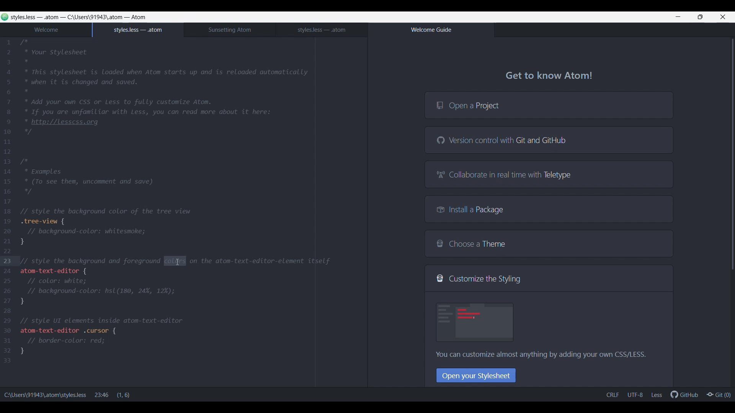 This screenshot has height=413, width=735. Describe the element at coordinates (46, 30) in the screenshot. I see `Welcome tab` at that location.